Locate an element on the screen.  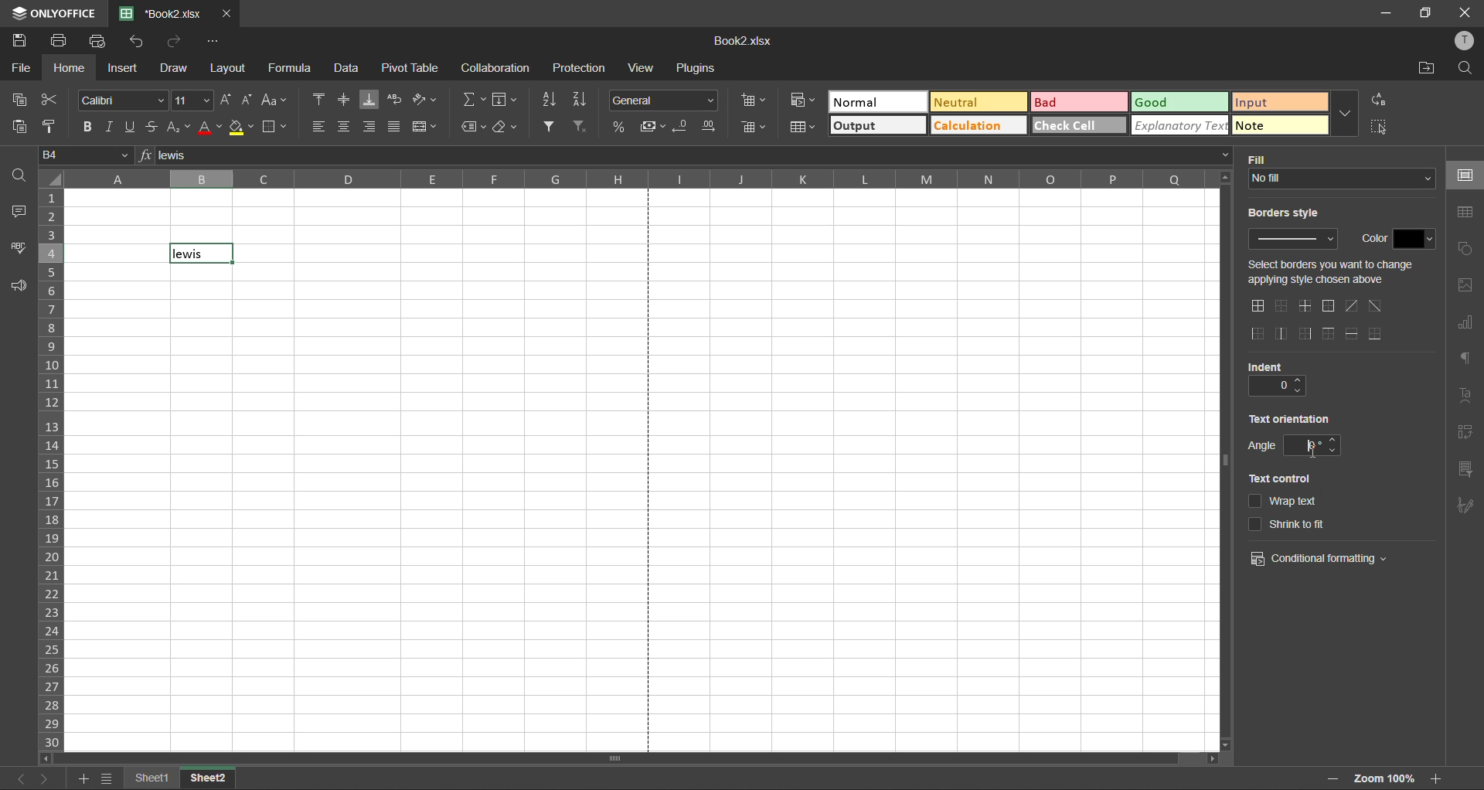
selected cell with text "lewis" is located at coordinates (203, 253).